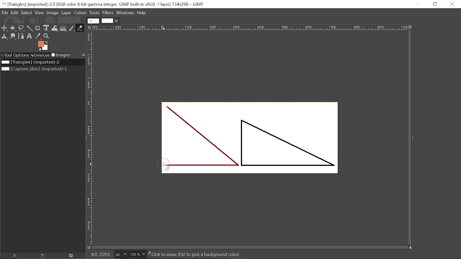  What do you see at coordinates (21, 28) in the screenshot?
I see `Free select tool` at bounding box center [21, 28].